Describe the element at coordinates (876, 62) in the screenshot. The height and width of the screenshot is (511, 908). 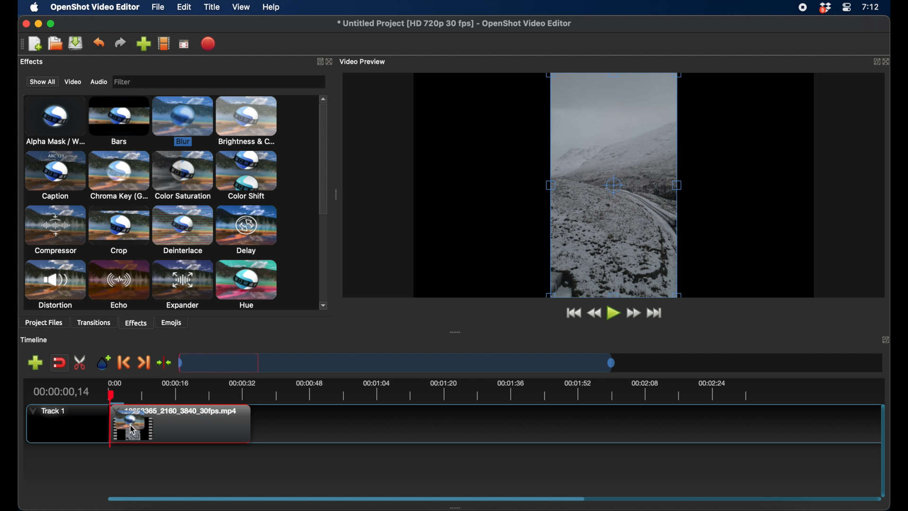
I see `expand` at that location.